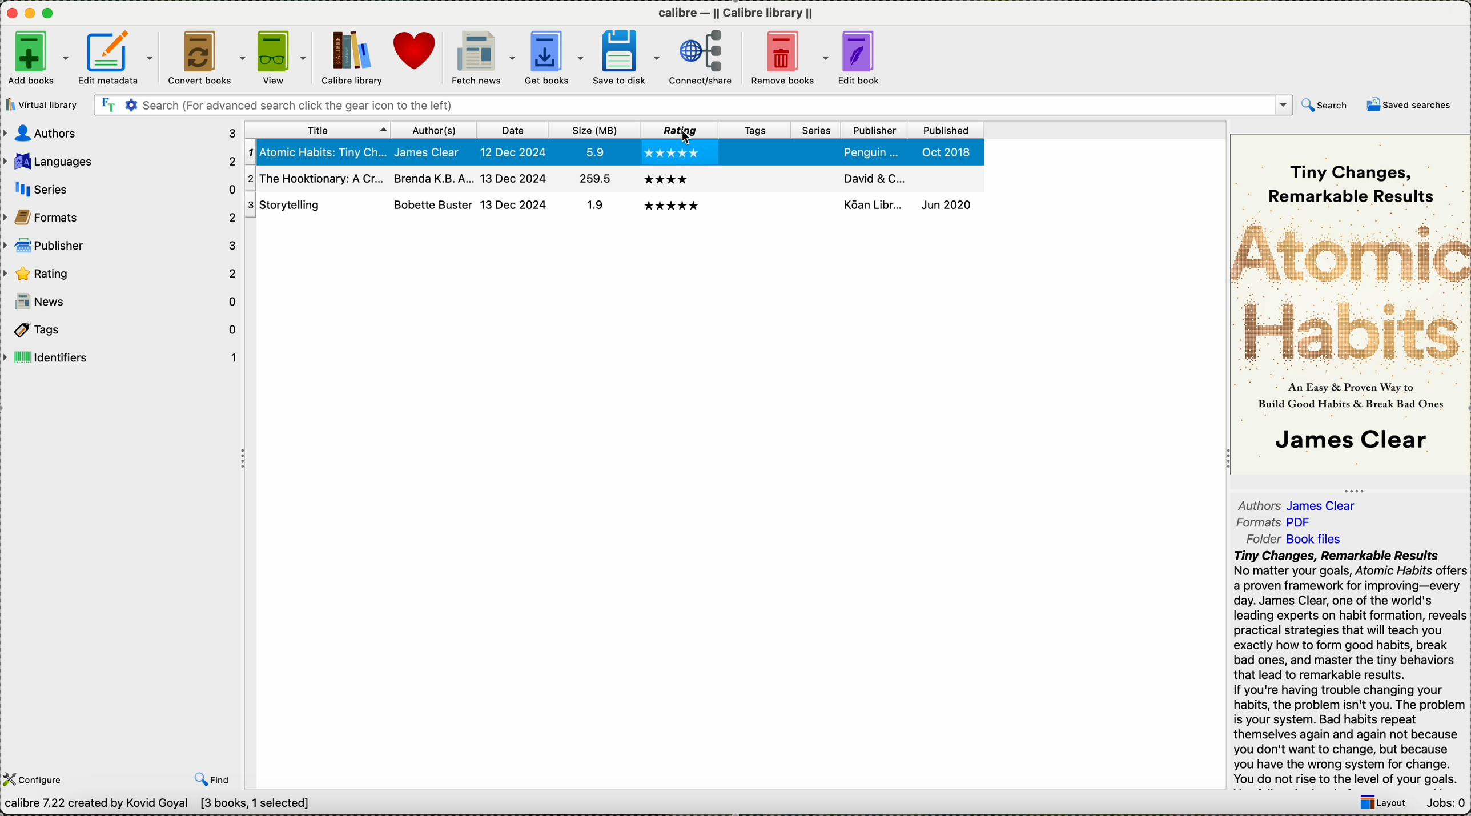 Image resolution: width=1471 pixels, height=816 pixels. Describe the element at coordinates (629, 57) in the screenshot. I see `save to disk` at that location.